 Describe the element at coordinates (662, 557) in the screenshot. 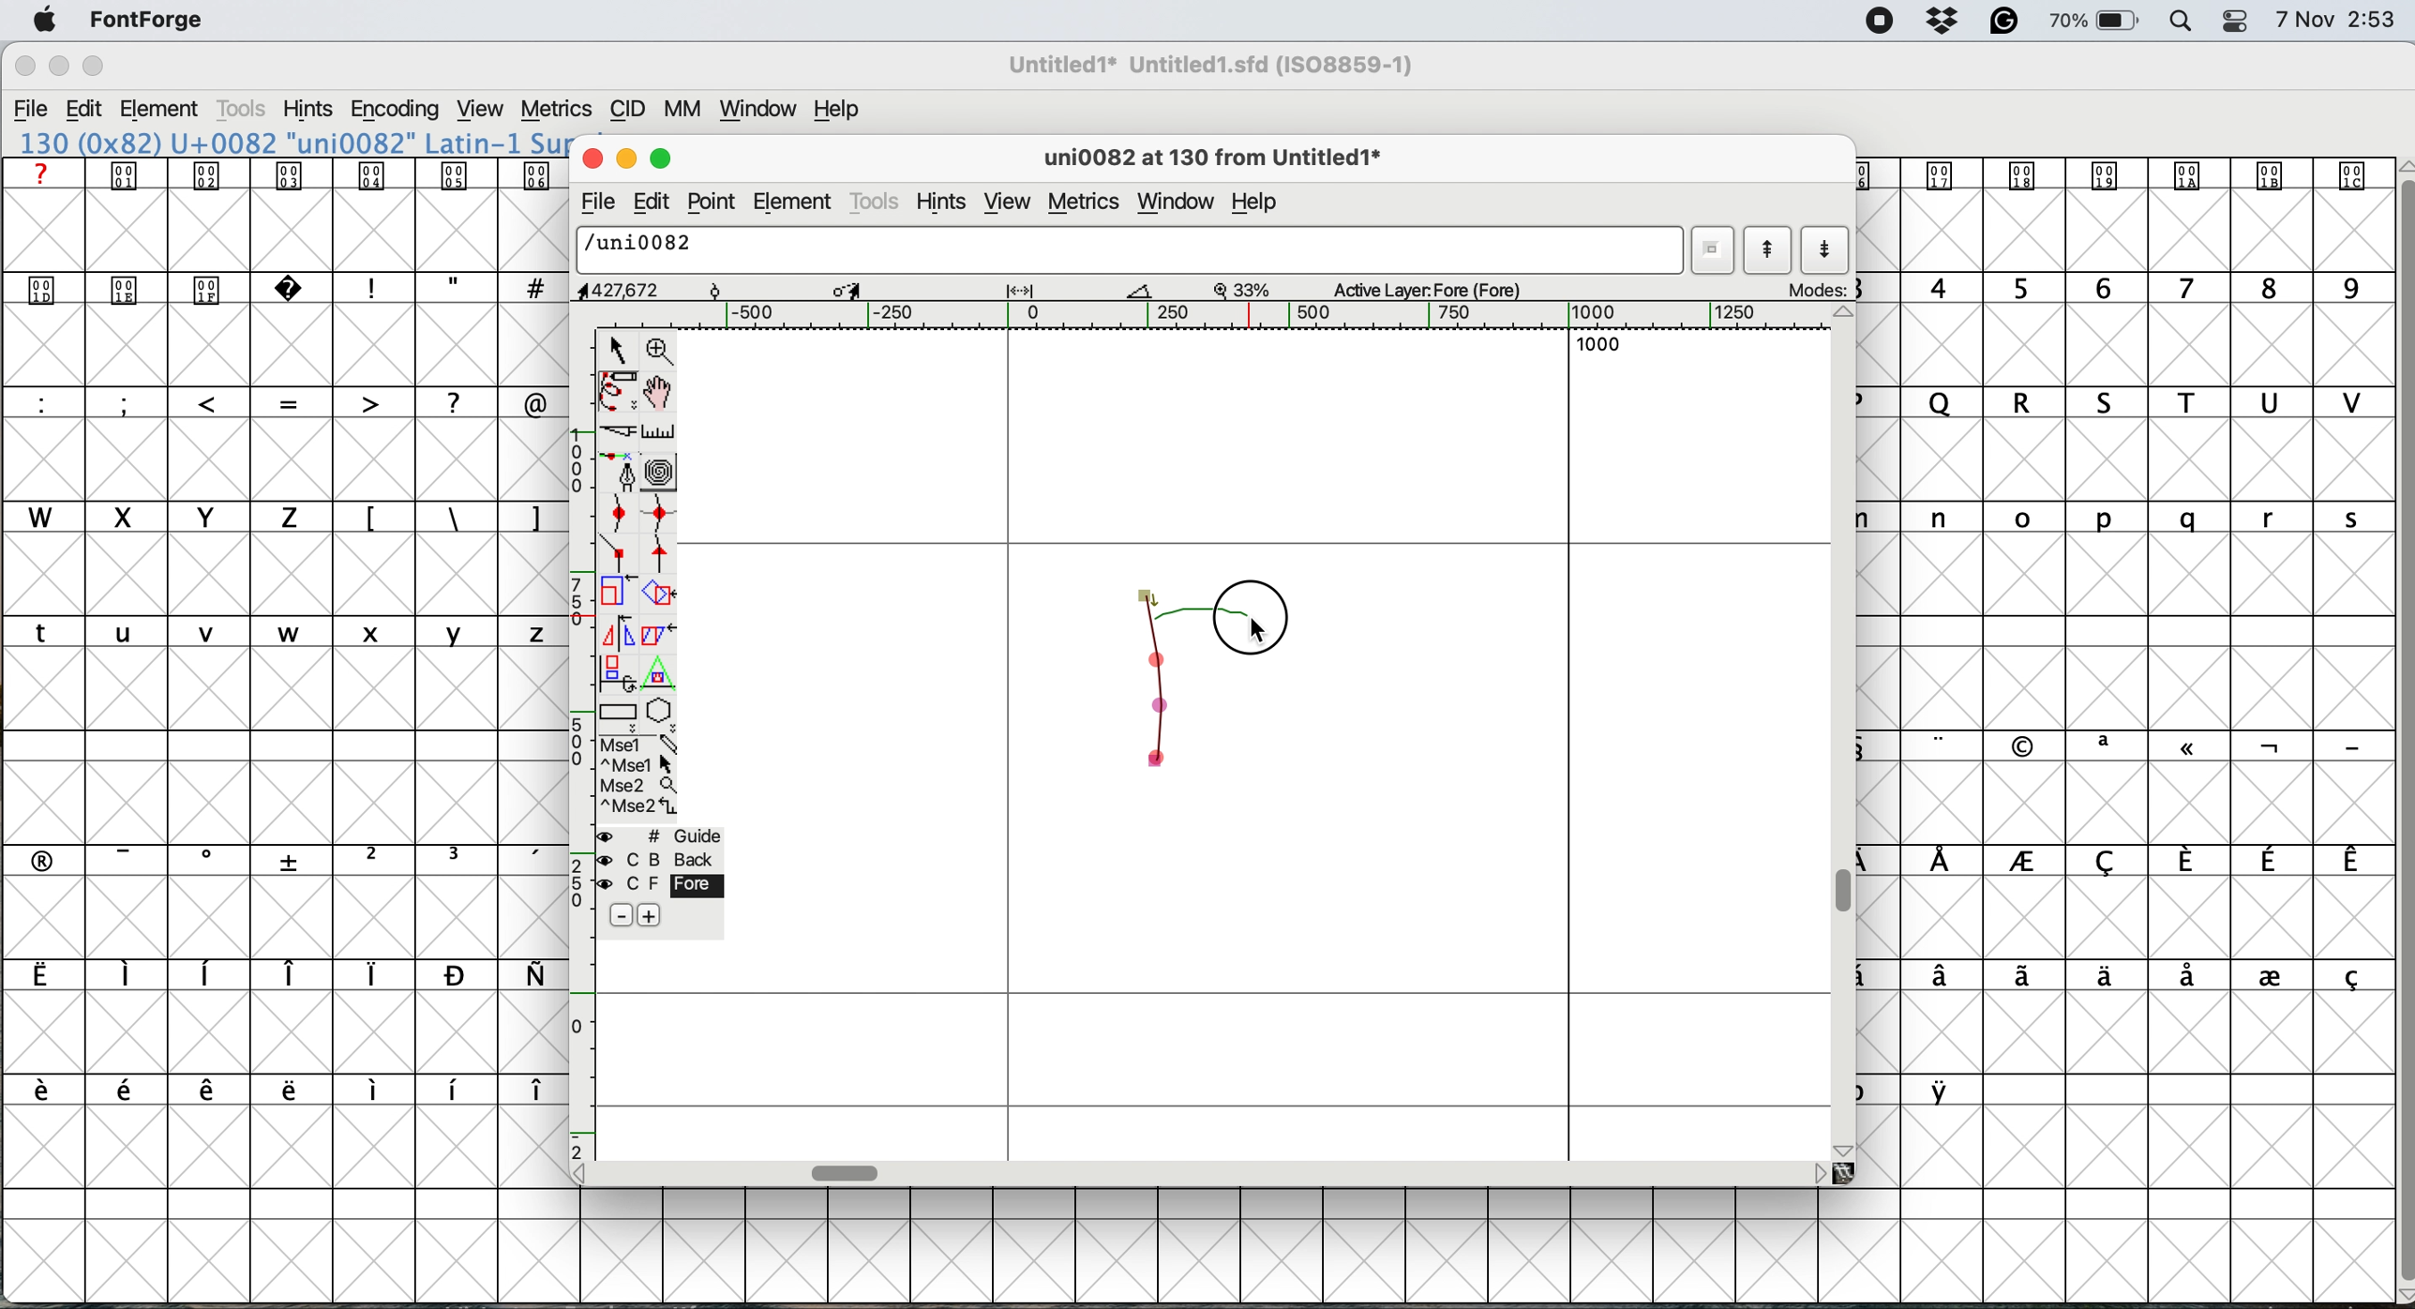

I see `add a tangent point` at that location.